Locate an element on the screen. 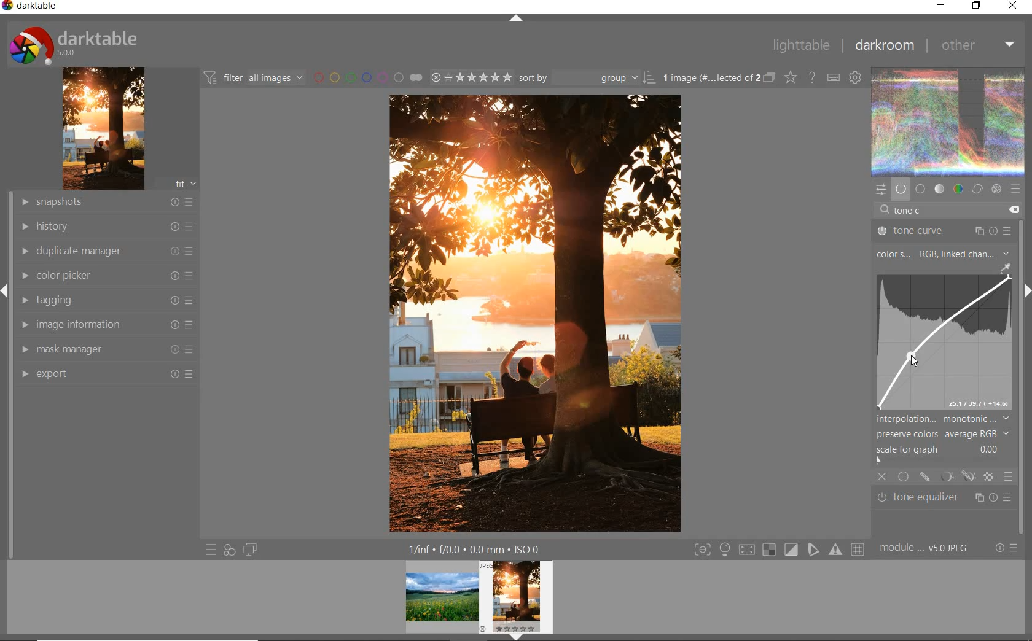  define keyboard shortcuts is located at coordinates (856, 77).